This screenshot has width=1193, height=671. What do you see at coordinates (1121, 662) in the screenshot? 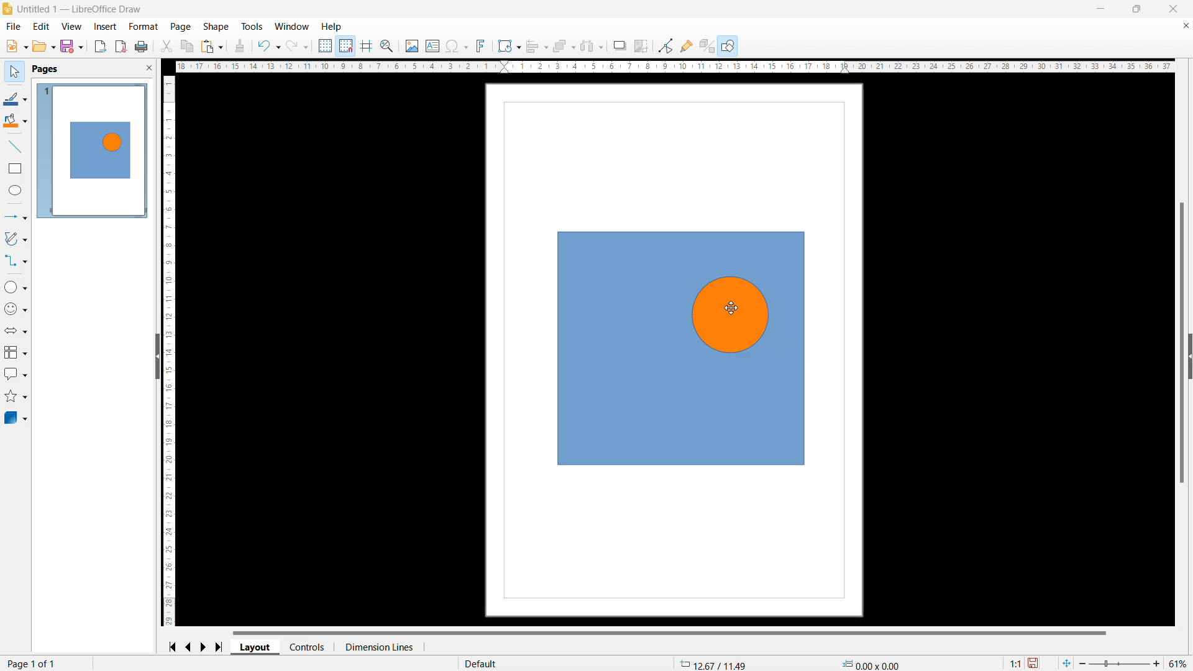
I see `zoom bar` at bounding box center [1121, 662].